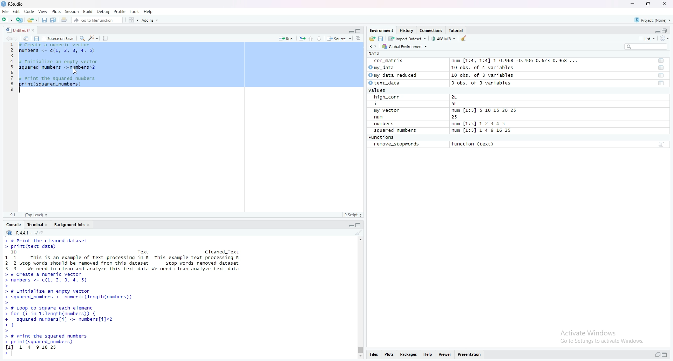  Describe the element at coordinates (483, 75) in the screenshot. I see `10 obs. of 3 variables` at that location.